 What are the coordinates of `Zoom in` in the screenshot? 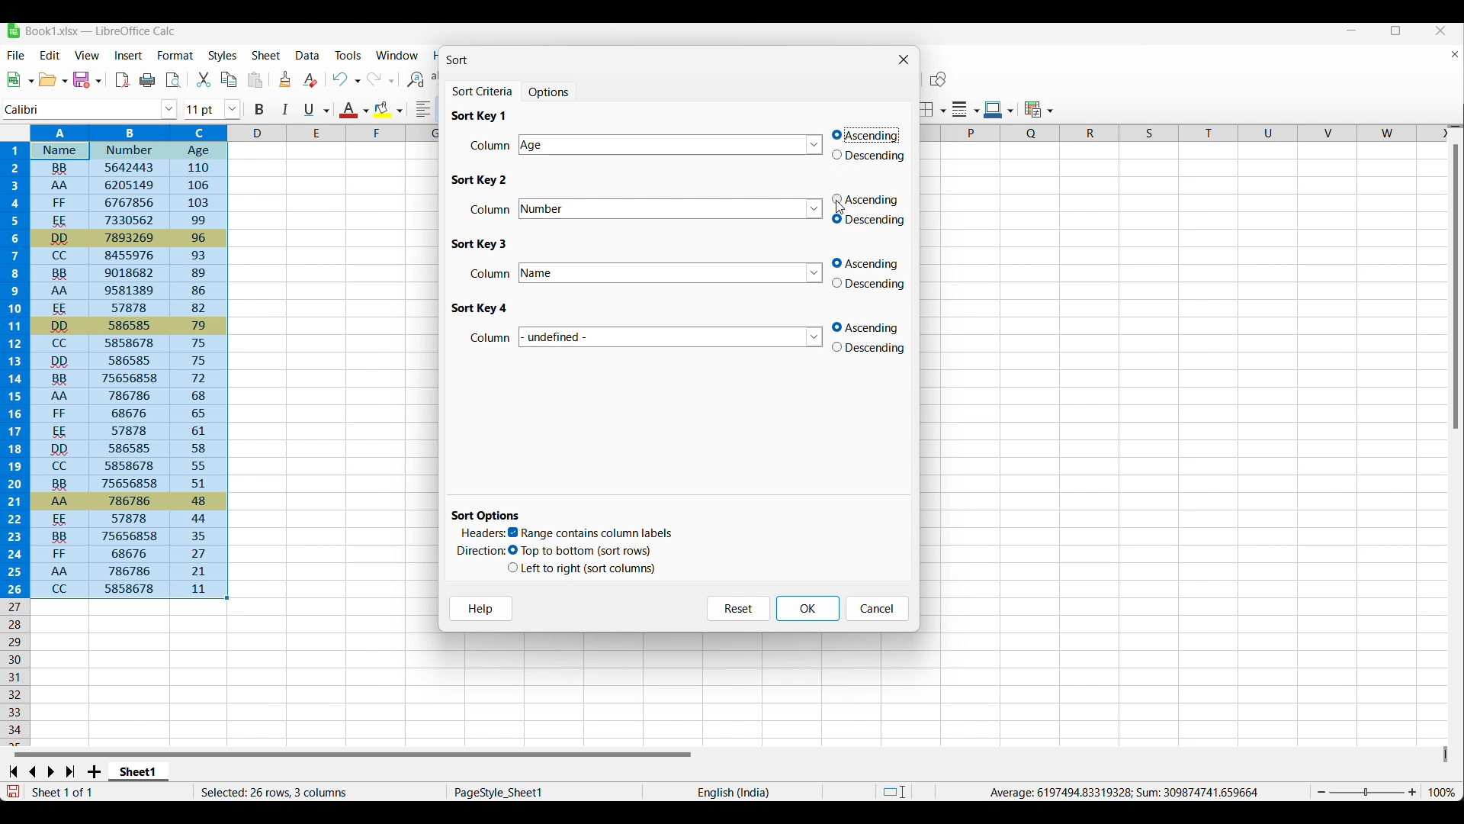 It's located at (1412, 792).